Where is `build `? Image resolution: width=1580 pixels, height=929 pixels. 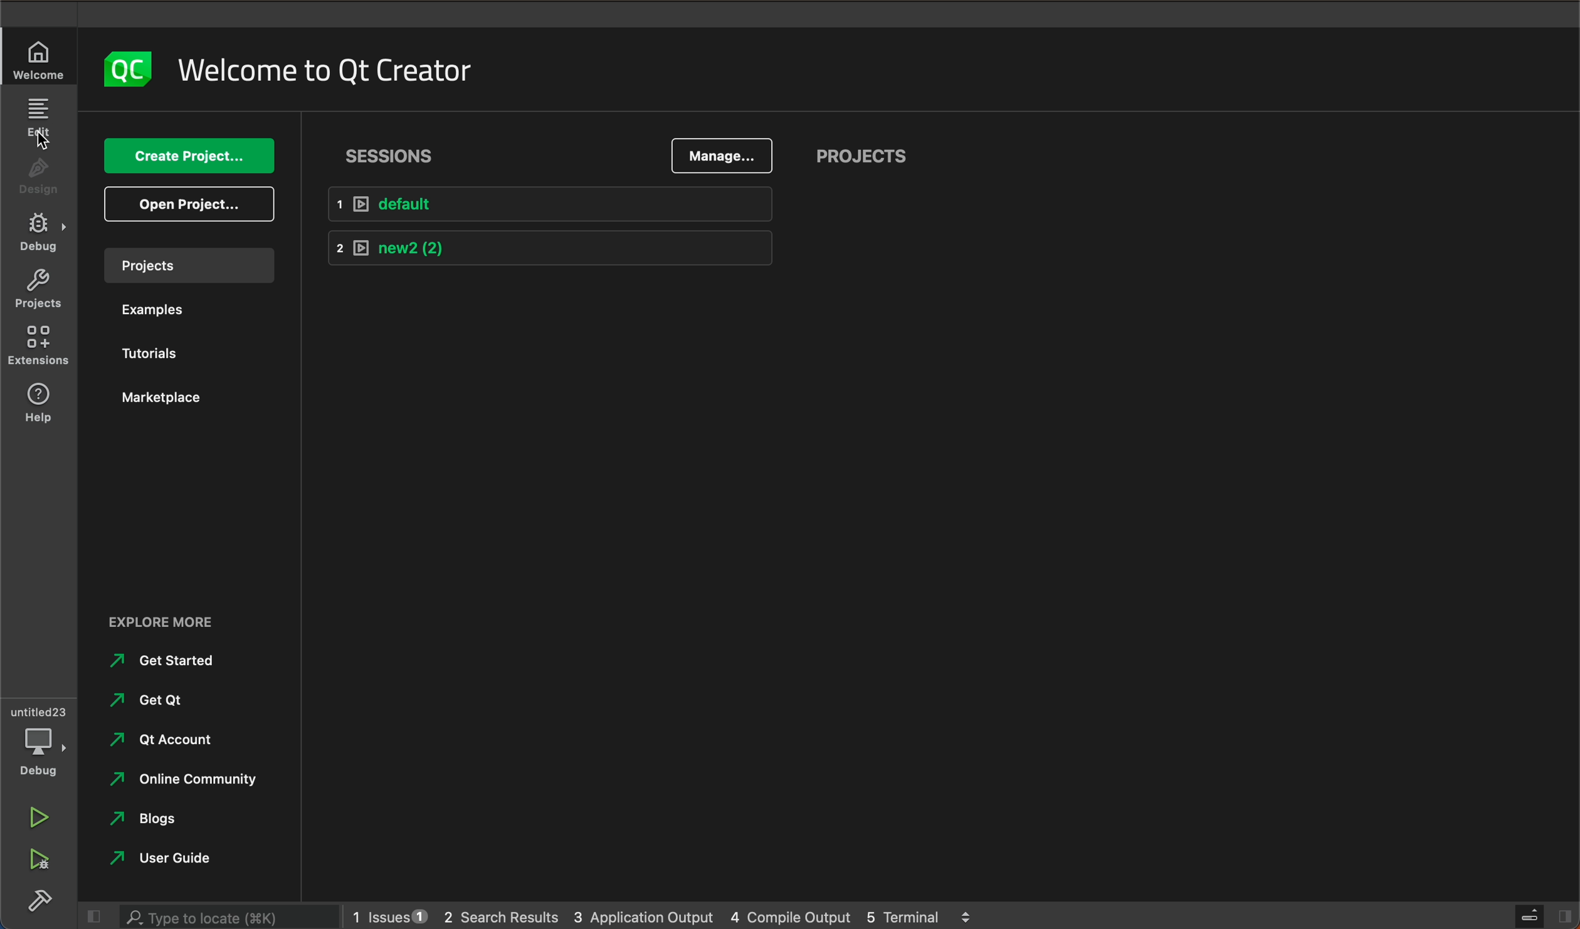
build  is located at coordinates (37, 900).